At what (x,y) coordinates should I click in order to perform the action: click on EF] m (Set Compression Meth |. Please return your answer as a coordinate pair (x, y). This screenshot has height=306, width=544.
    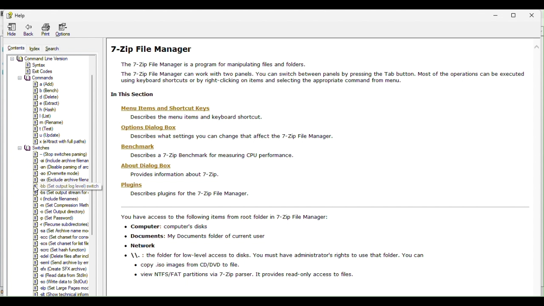
    Looking at the image, I should click on (62, 205).